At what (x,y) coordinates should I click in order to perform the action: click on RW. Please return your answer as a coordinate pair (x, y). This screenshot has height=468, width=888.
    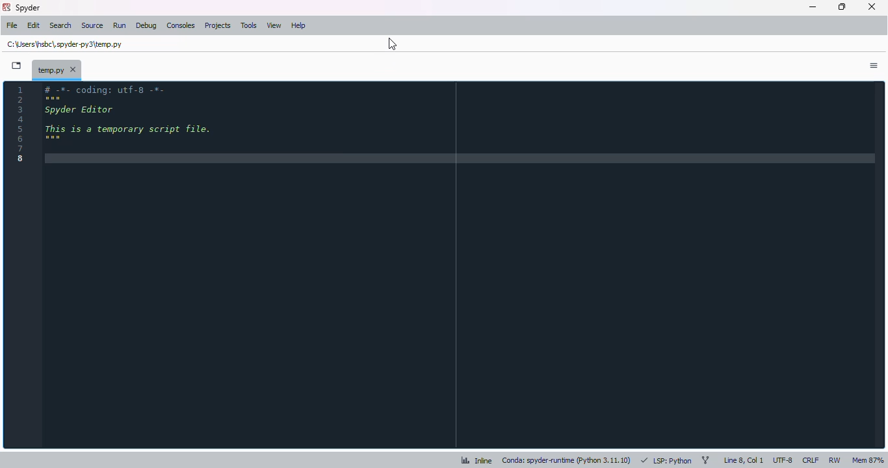
    Looking at the image, I should click on (835, 460).